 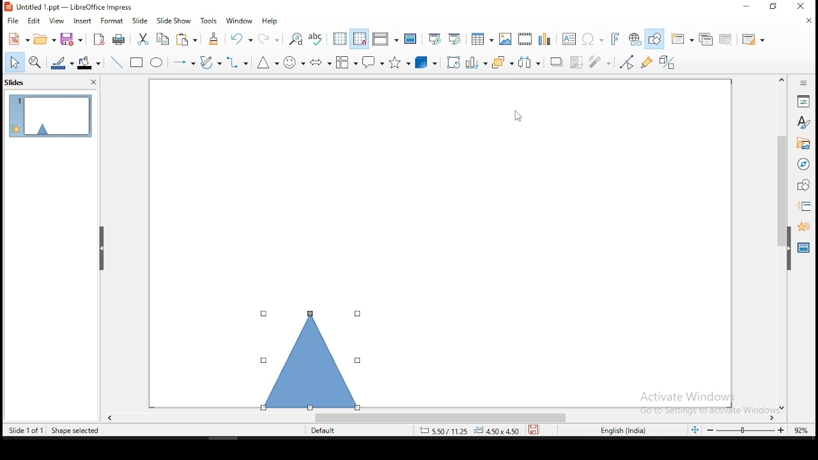 I want to click on acrobat as pdf, so click(x=99, y=39).